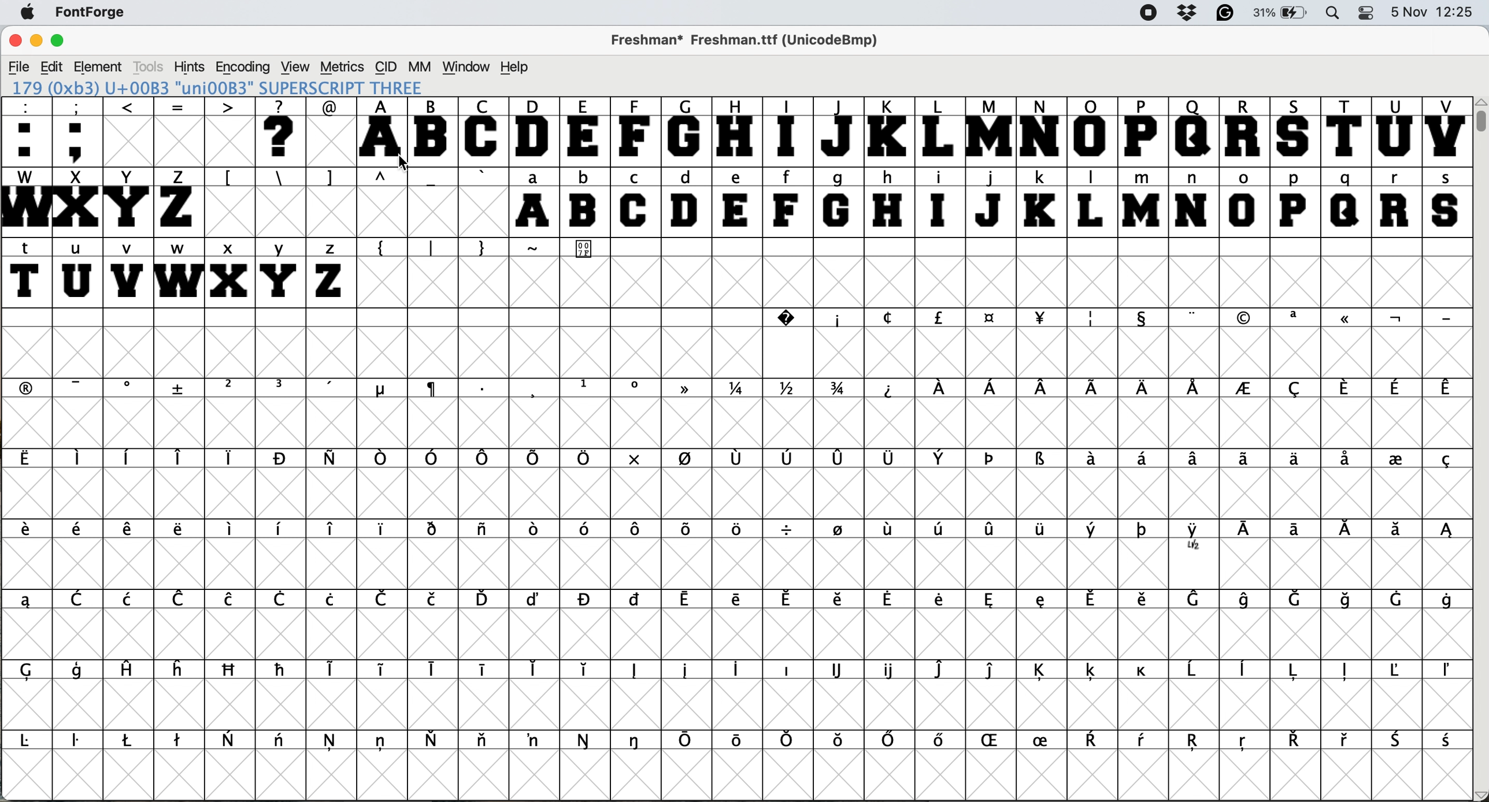 The height and width of the screenshot is (802, 1489). What do you see at coordinates (1395, 318) in the screenshot?
I see `symbol` at bounding box center [1395, 318].